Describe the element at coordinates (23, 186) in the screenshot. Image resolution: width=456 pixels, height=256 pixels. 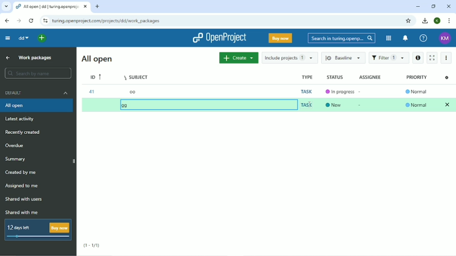
I see `Assigned to me` at that location.